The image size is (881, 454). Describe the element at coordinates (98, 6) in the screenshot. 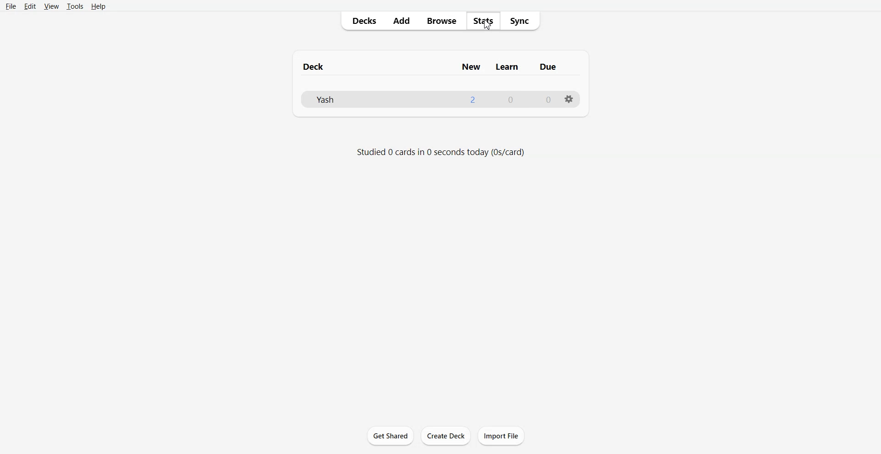

I see `Help` at that location.